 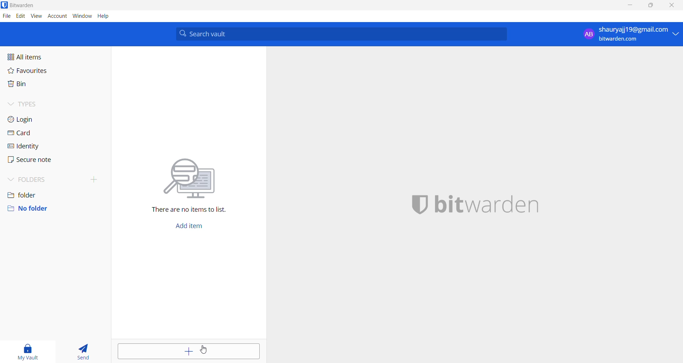 I want to click on search bar, so click(x=341, y=33).